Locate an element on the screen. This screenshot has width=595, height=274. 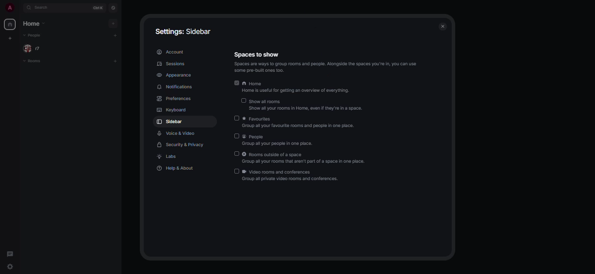
quick settings is located at coordinates (12, 268).